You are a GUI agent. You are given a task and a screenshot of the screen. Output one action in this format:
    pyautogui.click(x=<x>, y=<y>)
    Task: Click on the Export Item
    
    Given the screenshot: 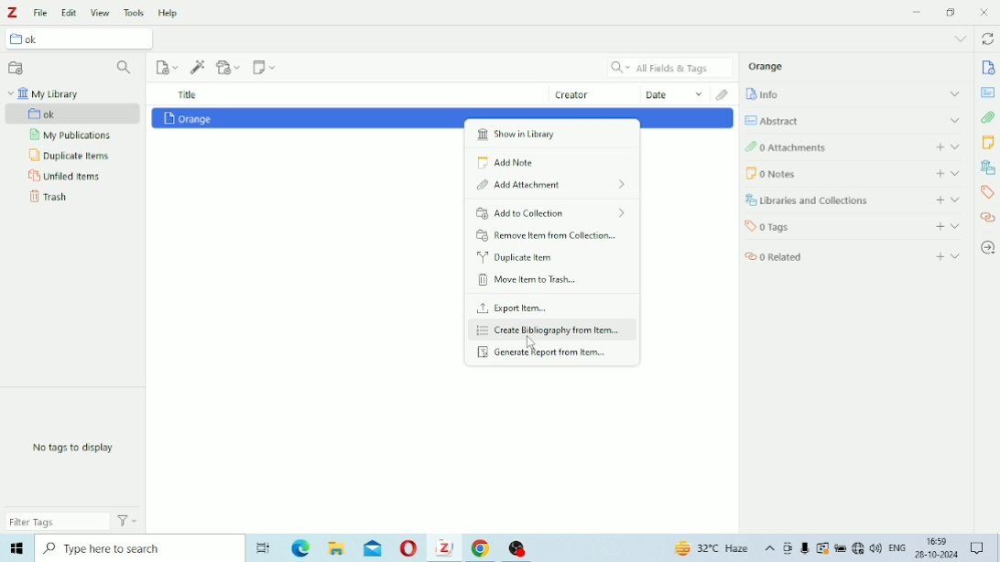 What is the action you would take?
    pyautogui.click(x=515, y=307)
    